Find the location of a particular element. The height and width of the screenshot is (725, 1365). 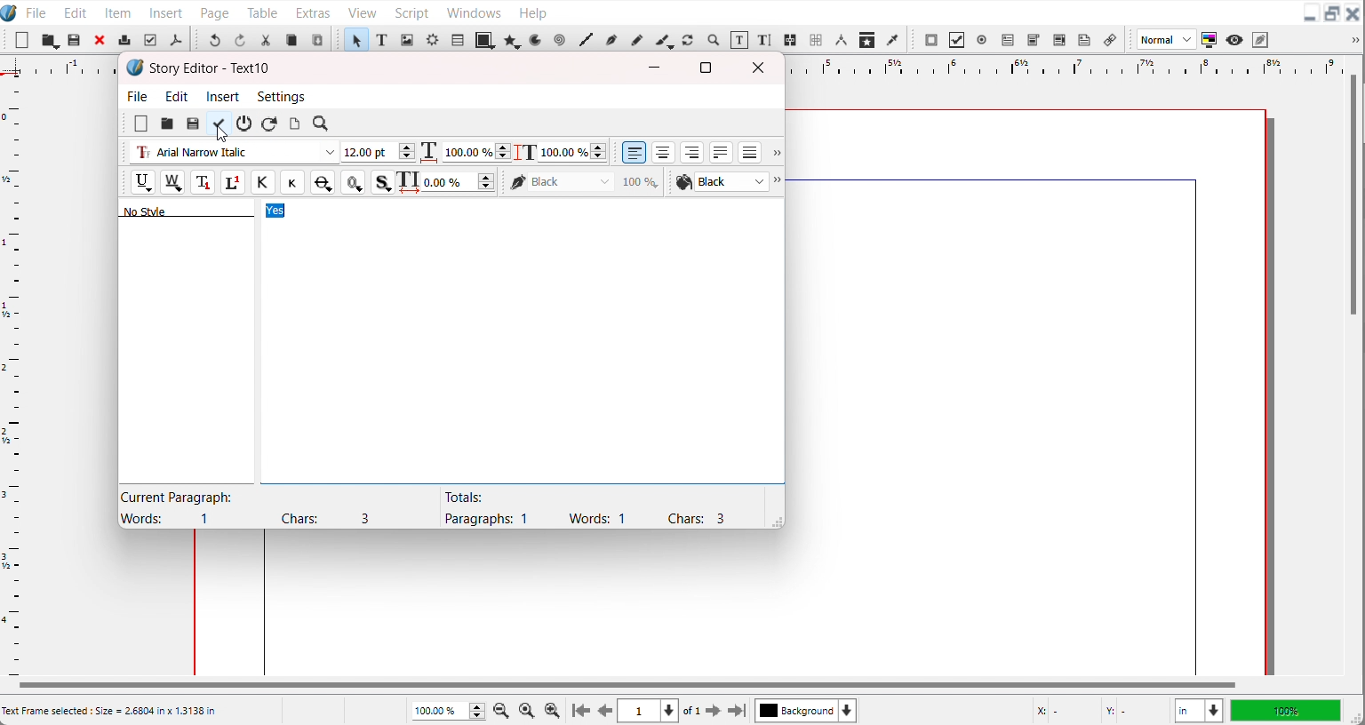

New is located at coordinates (22, 40).